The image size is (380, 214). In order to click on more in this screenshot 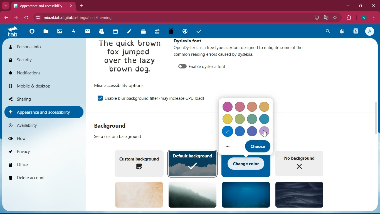, I will do `click(6, 5)`.